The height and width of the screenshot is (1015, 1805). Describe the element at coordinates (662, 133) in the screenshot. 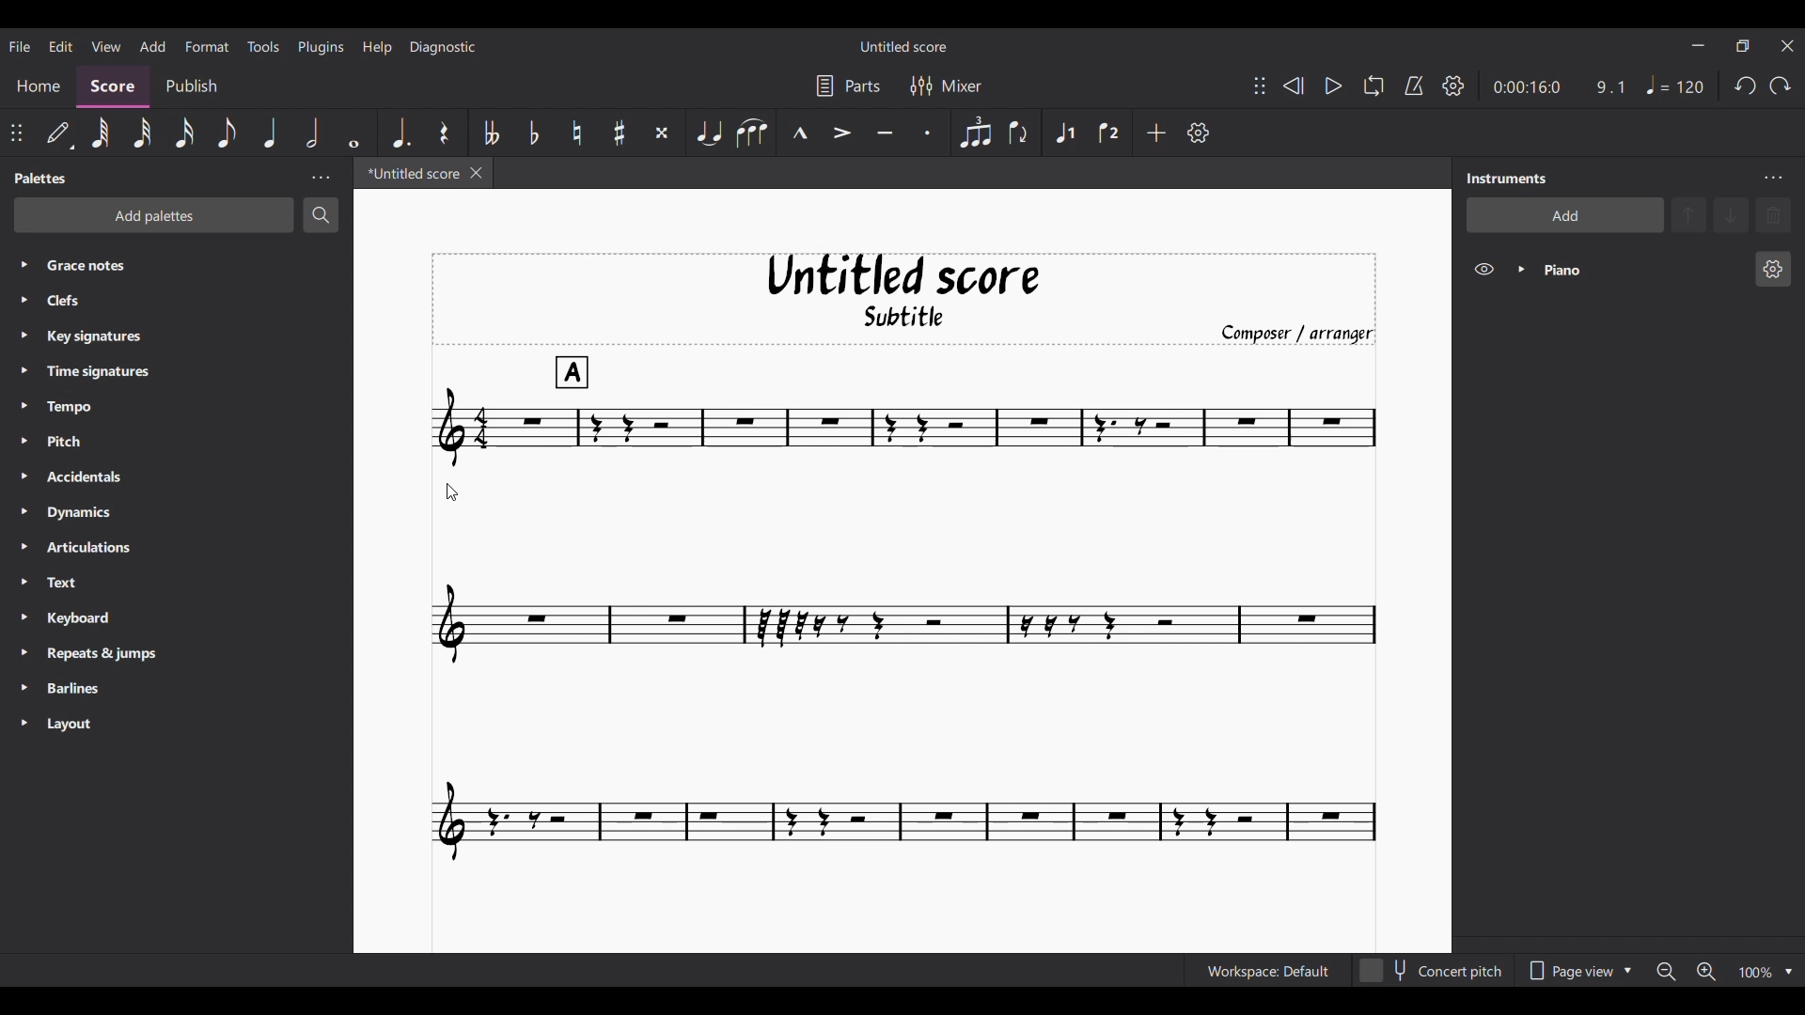

I see `Toggle double sharp` at that location.